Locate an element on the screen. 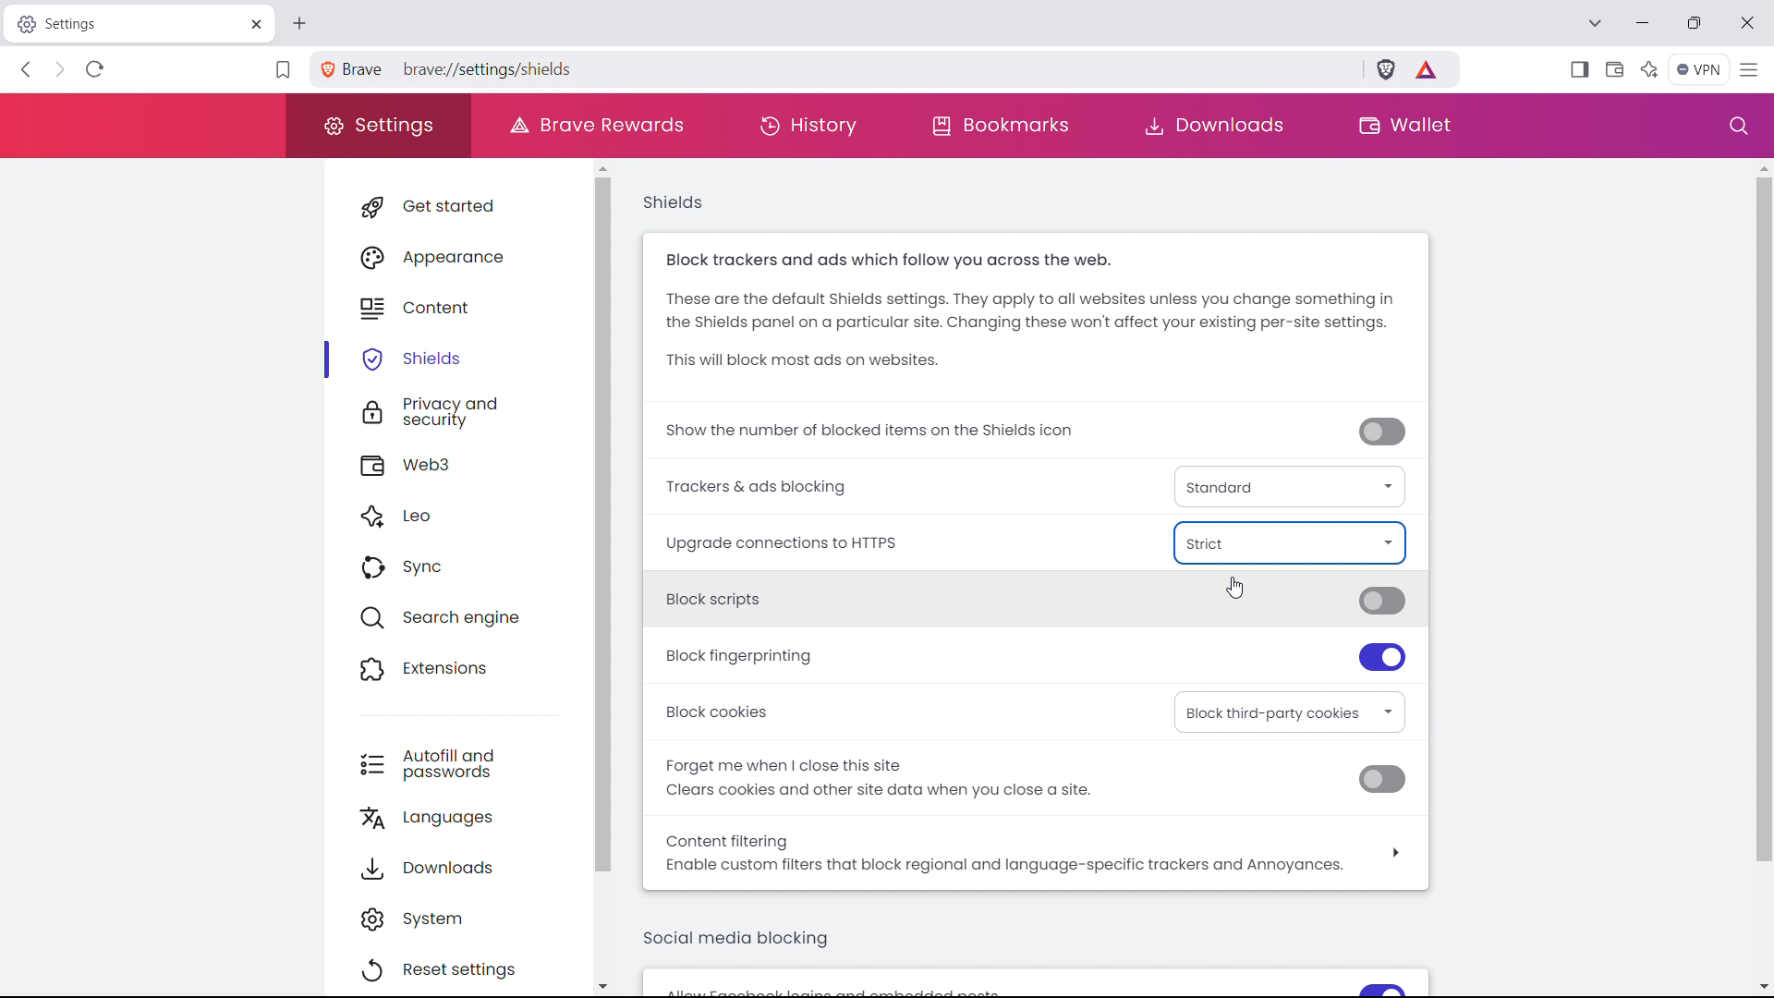 This screenshot has height=998, width=1774. These are the default Shields settings. They apply to all websites unless you change something in
the Shields panel on a particular site. Changing these won't affect your existing per-site settings. is located at coordinates (1035, 310).